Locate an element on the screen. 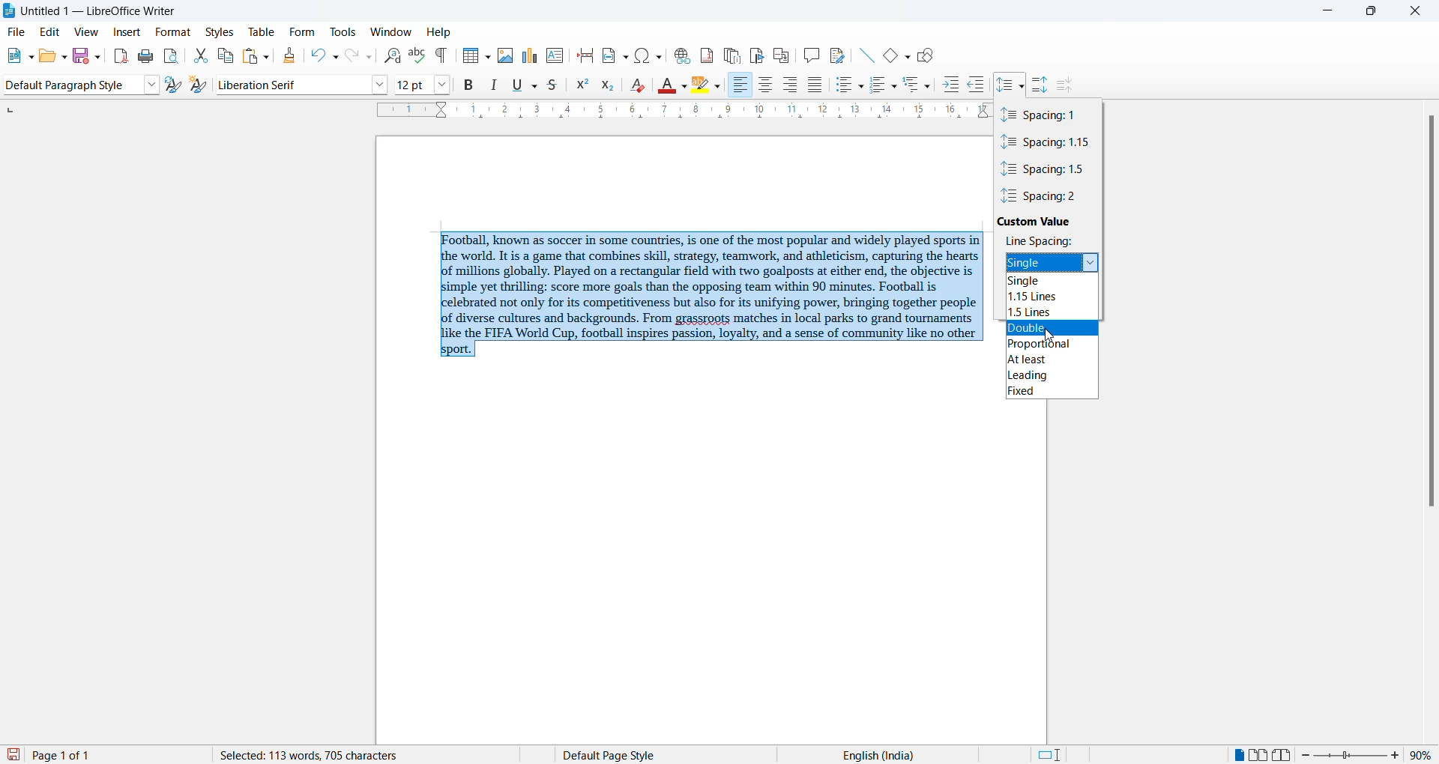 Image resolution: width=1439 pixels, height=764 pixels. print is located at coordinates (146, 55).